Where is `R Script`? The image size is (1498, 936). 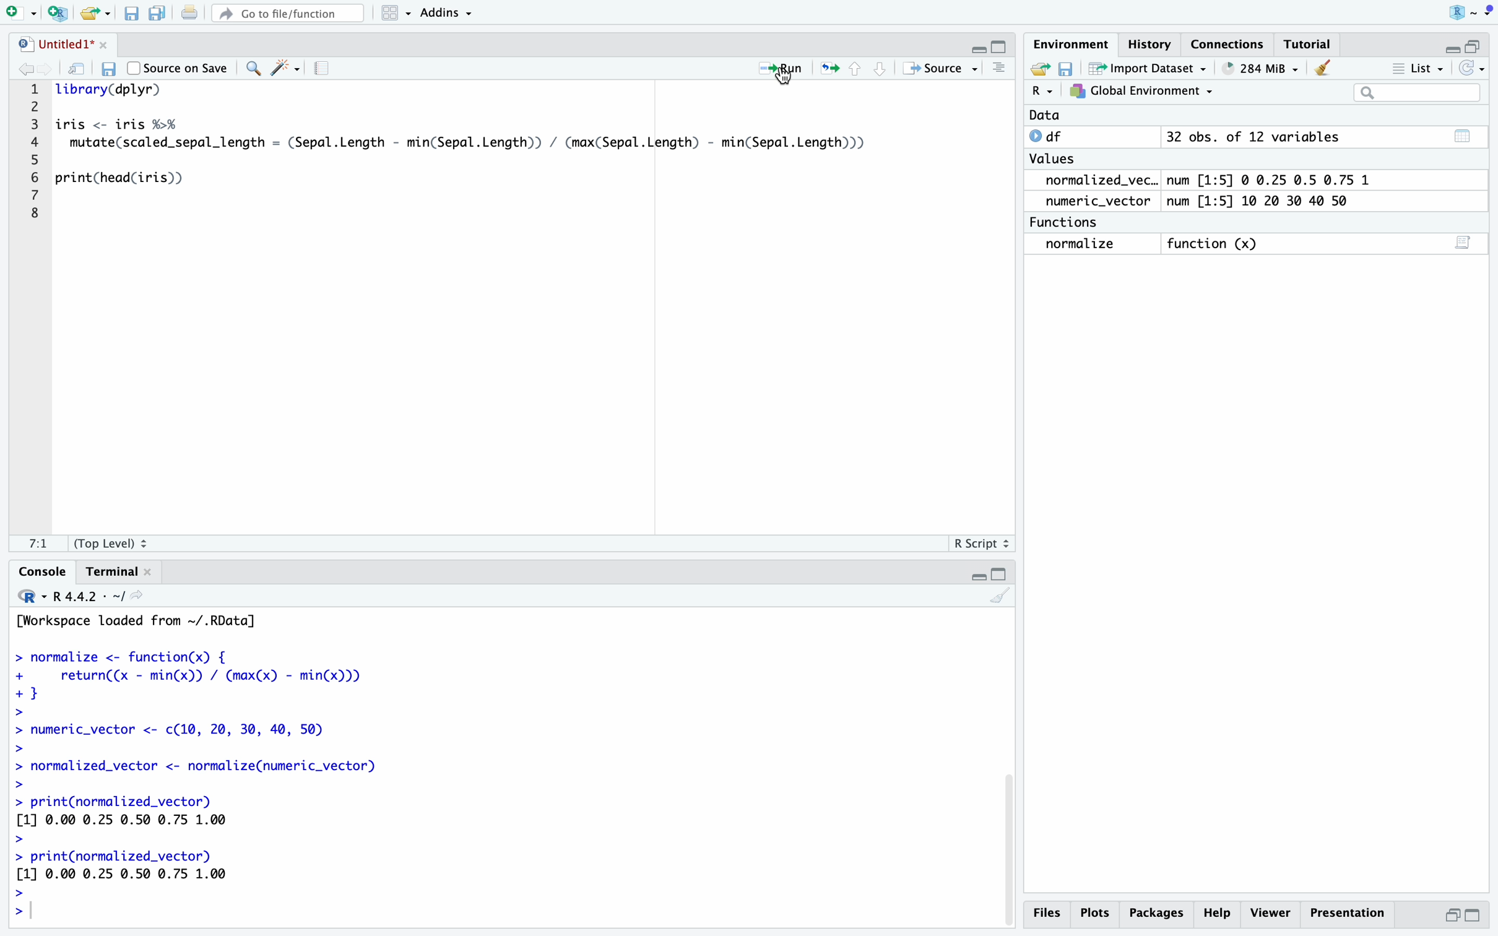 R Script is located at coordinates (981, 542).